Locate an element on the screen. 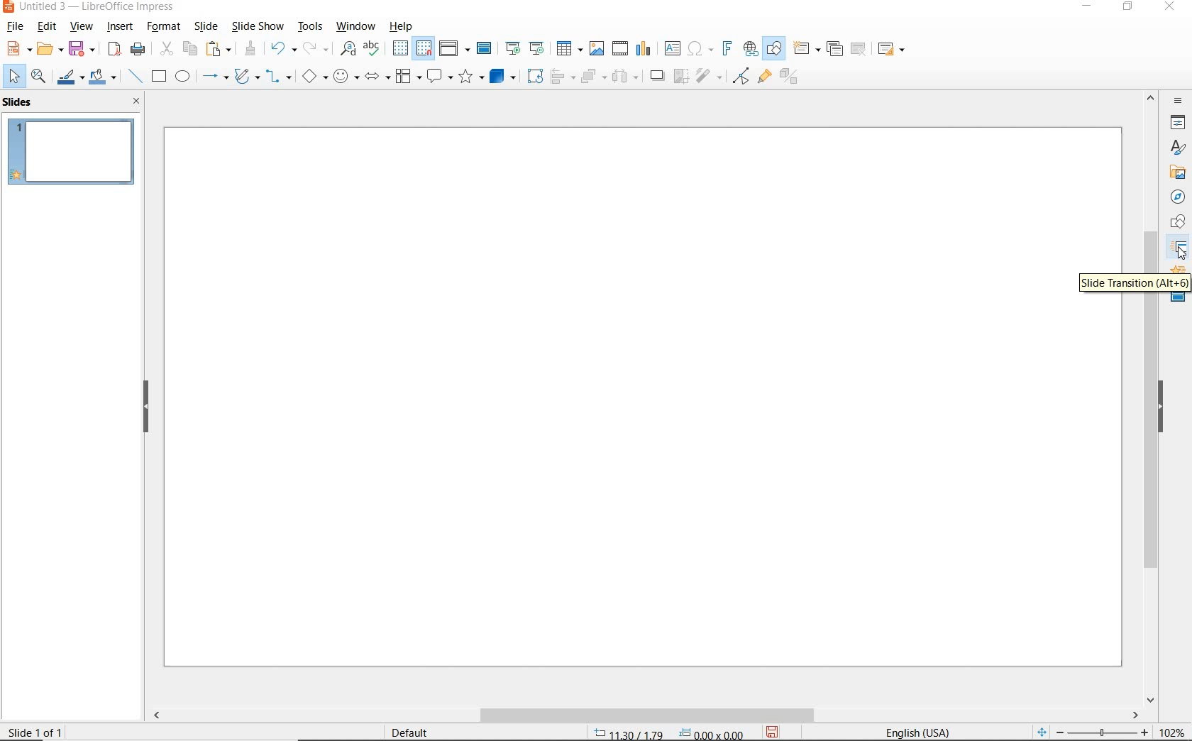 The width and height of the screenshot is (1192, 741). 3D OBJECTS is located at coordinates (503, 76).